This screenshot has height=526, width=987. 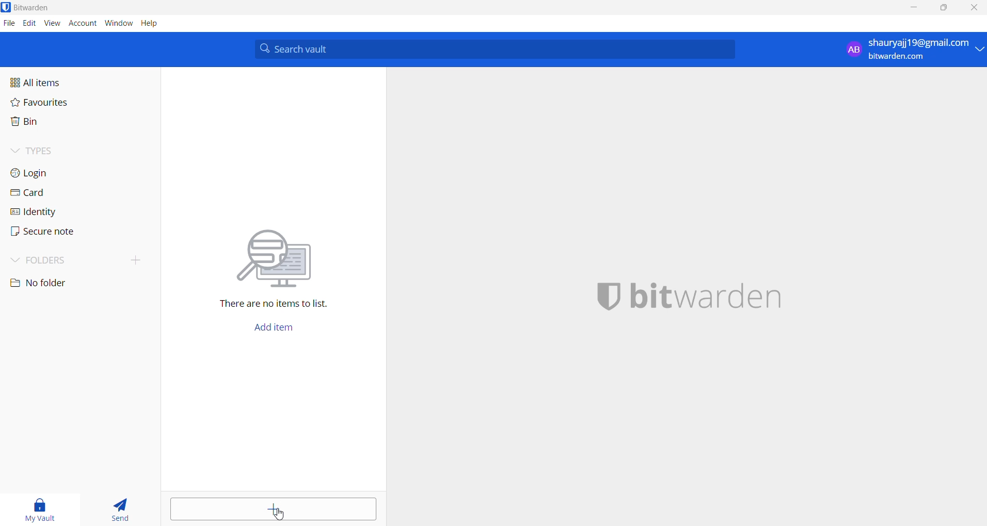 I want to click on close, so click(x=975, y=8).